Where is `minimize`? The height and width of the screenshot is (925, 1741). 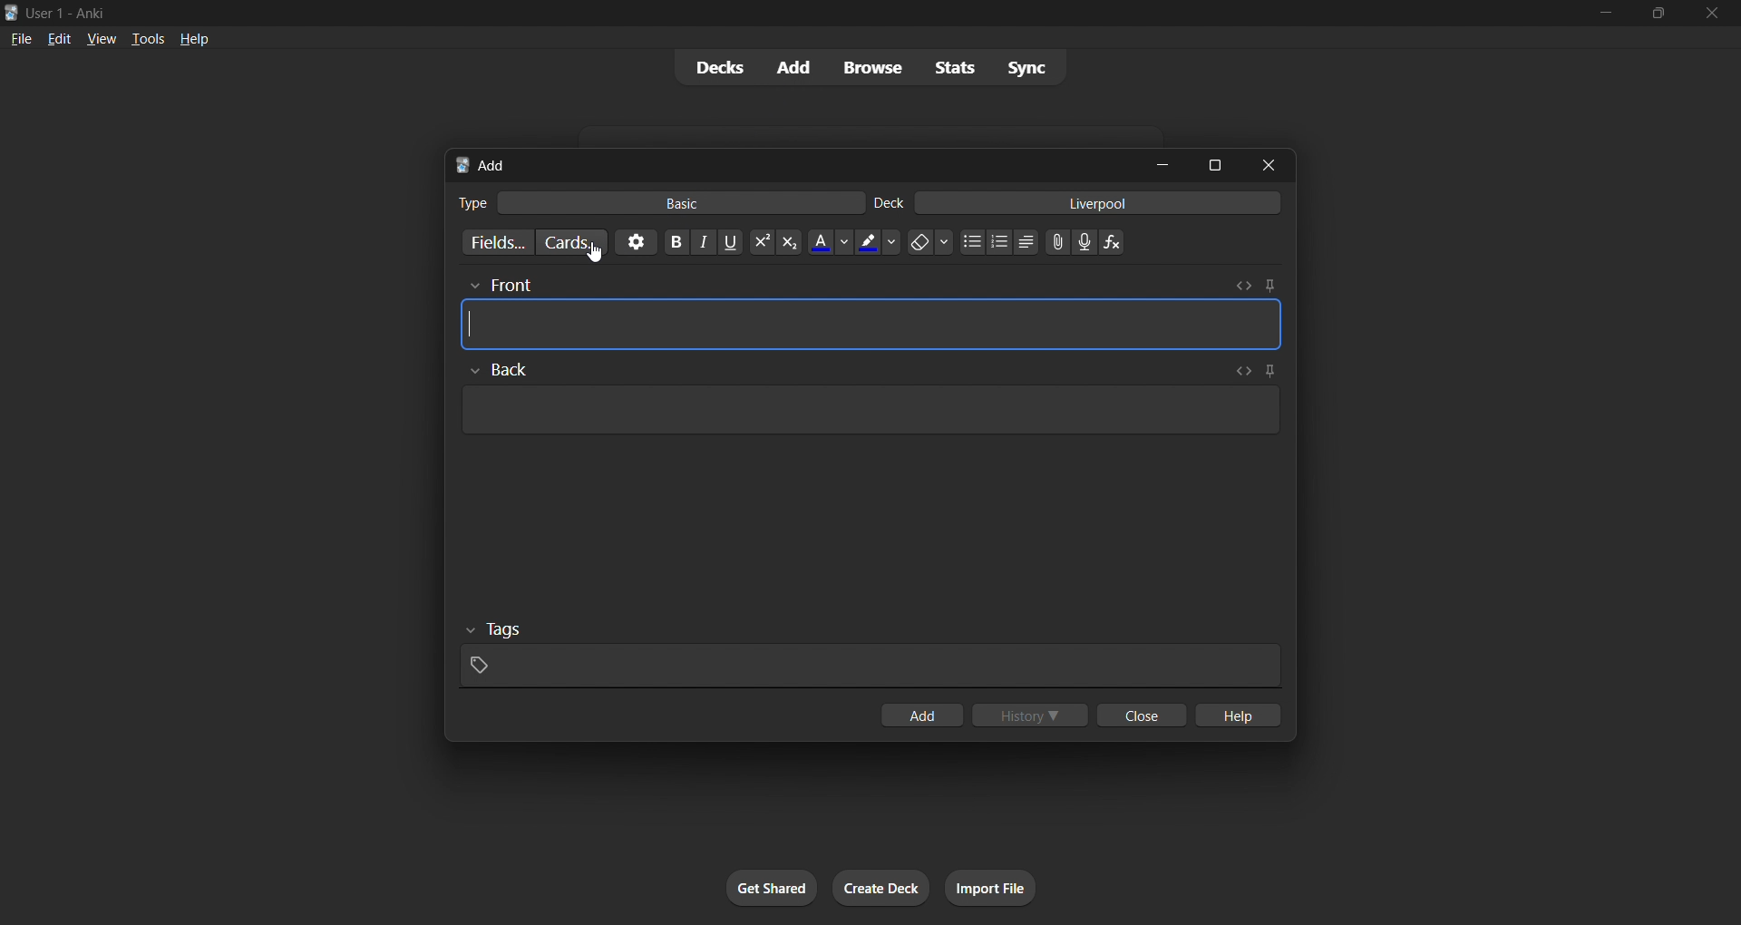
minimize is located at coordinates (1593, 14).